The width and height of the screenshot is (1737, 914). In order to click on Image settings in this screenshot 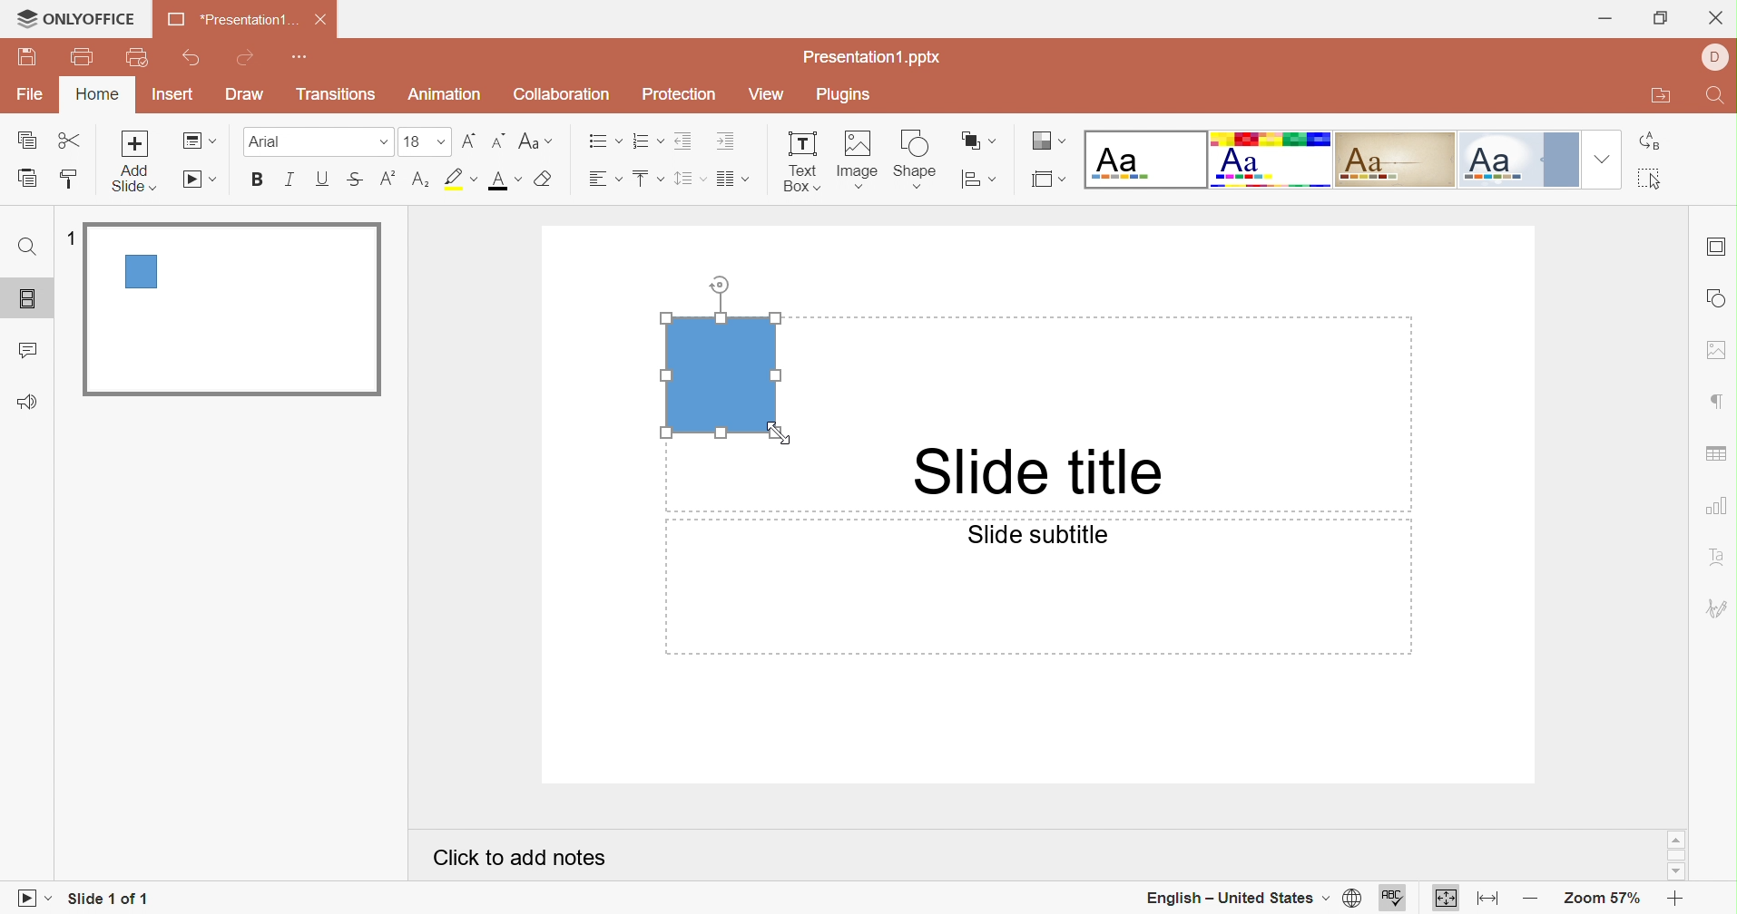, I will do `click(1715, 352)`.